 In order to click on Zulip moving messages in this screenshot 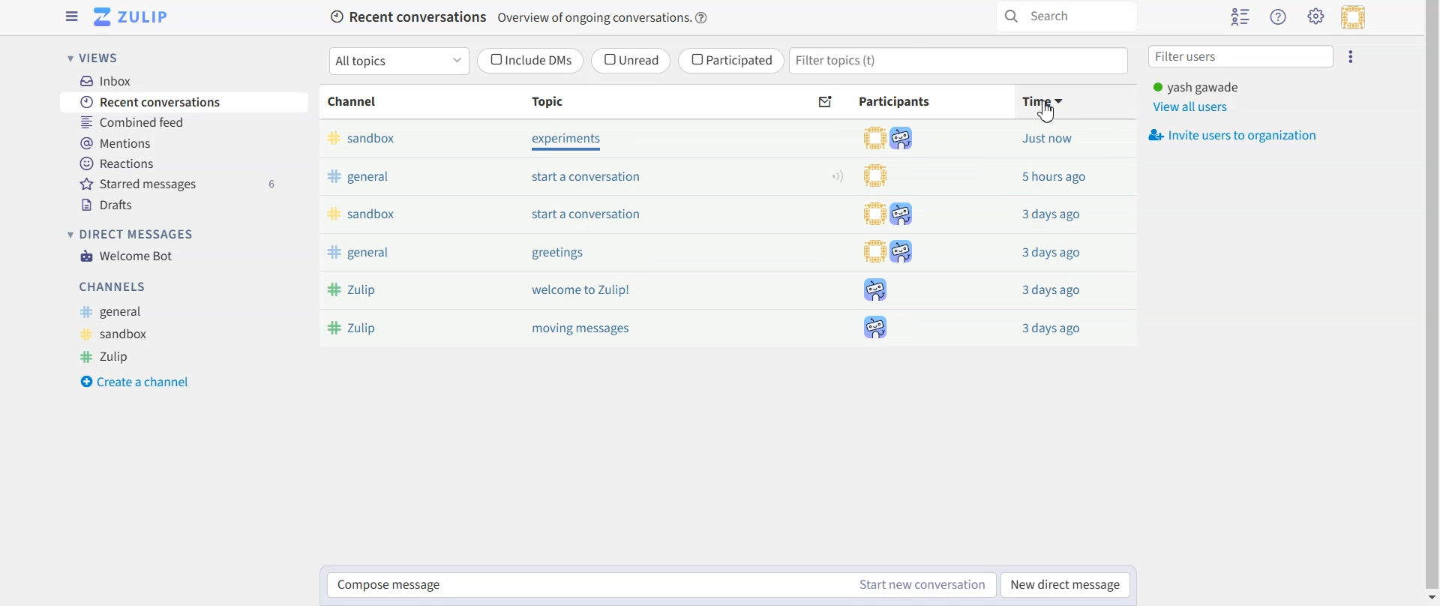, I will do `click(529, 327)`.